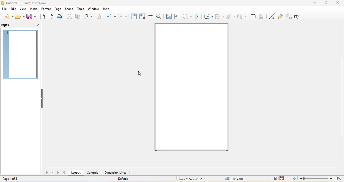  I want to click on edit, so click(14, 9).